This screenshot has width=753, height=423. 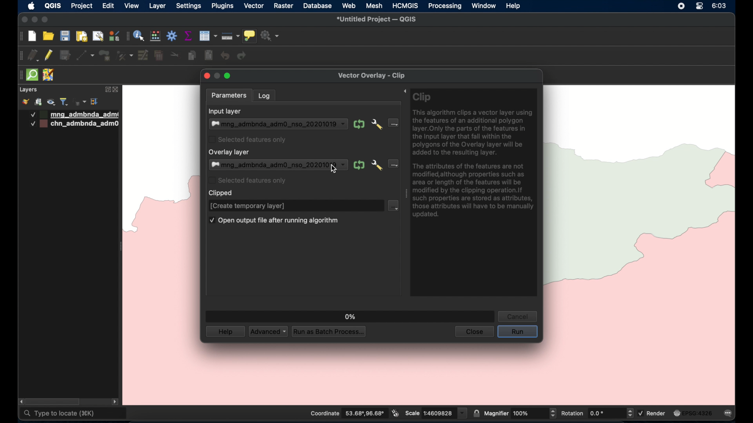 I want to click on new project, so click(x=33, y=36).